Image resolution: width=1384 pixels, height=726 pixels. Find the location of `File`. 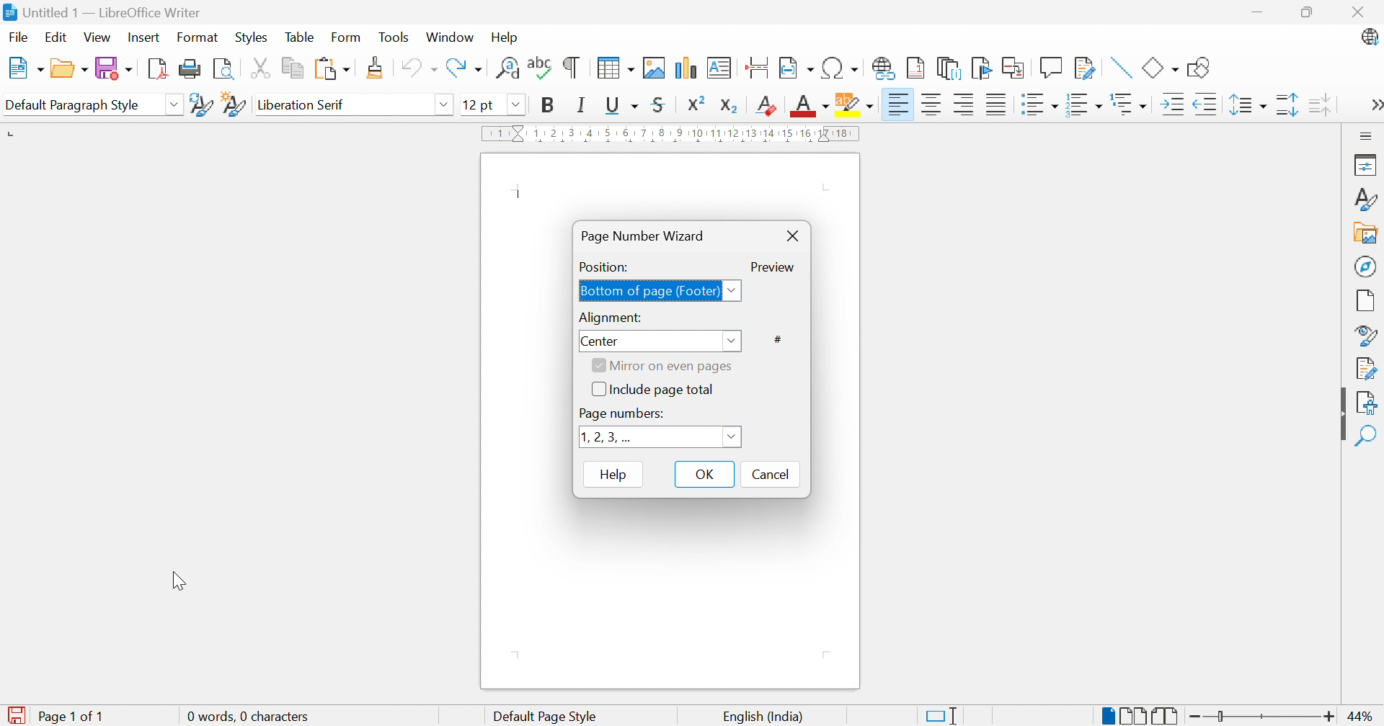

File is located at coordinates (17, 37).